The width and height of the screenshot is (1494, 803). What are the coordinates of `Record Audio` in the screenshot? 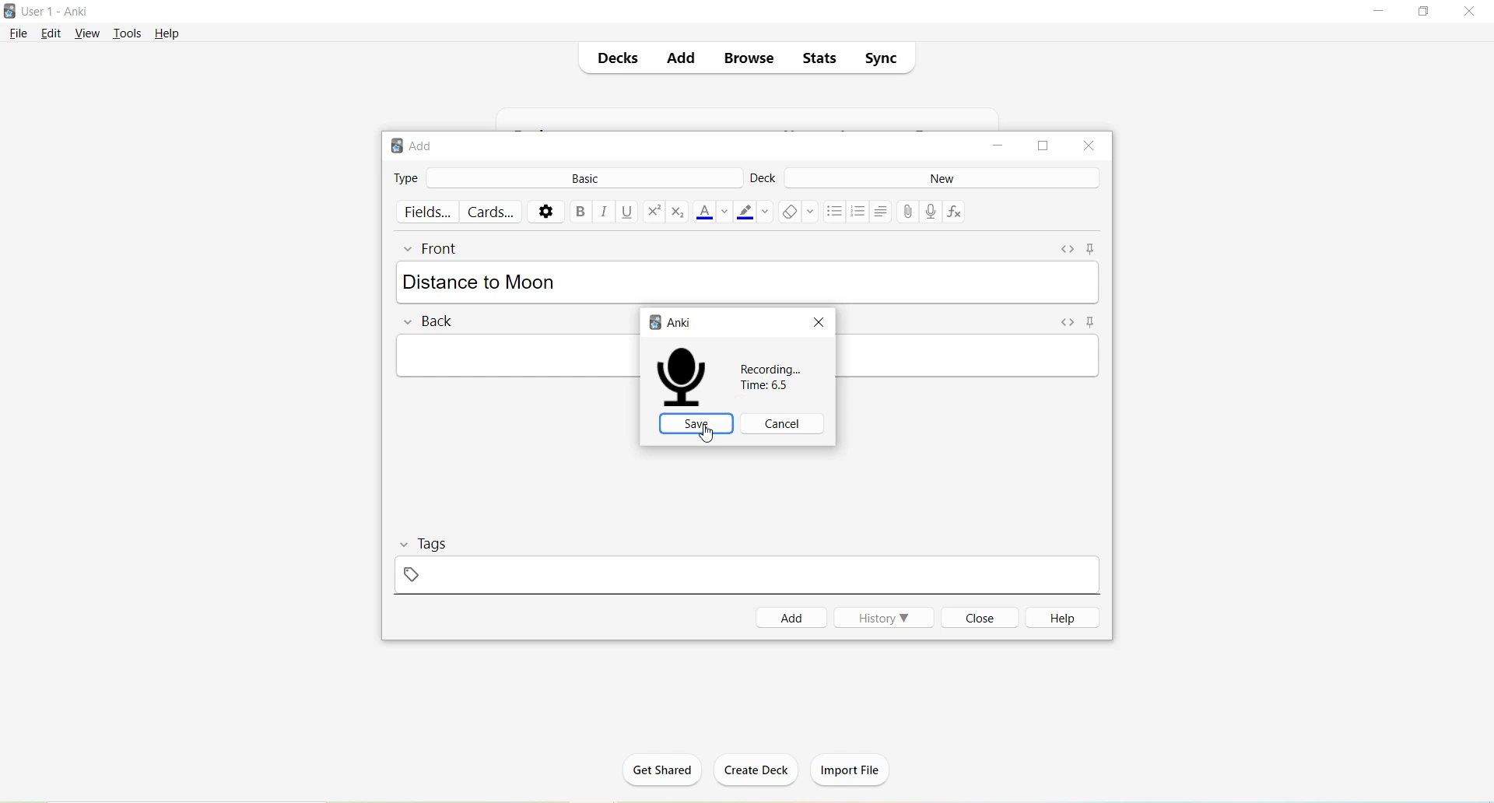 It's located at (931, 212).